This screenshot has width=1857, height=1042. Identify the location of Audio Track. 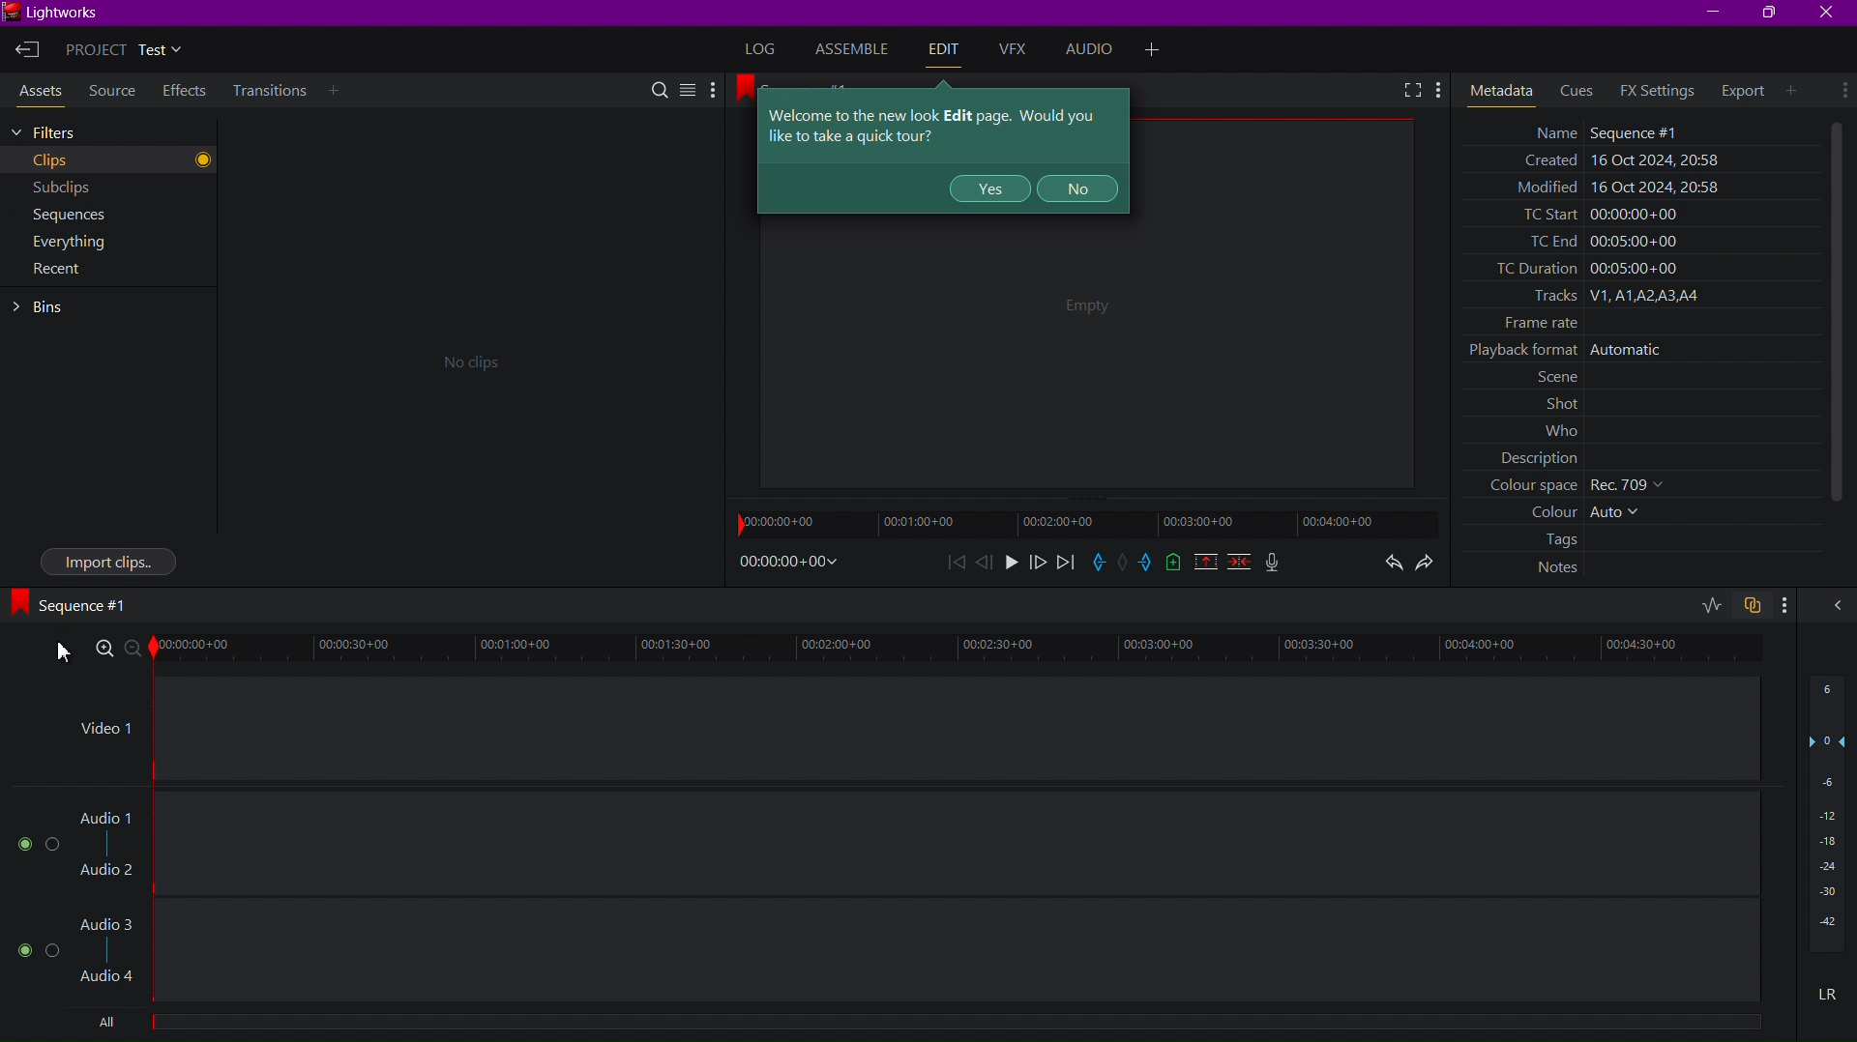
(955, 950).